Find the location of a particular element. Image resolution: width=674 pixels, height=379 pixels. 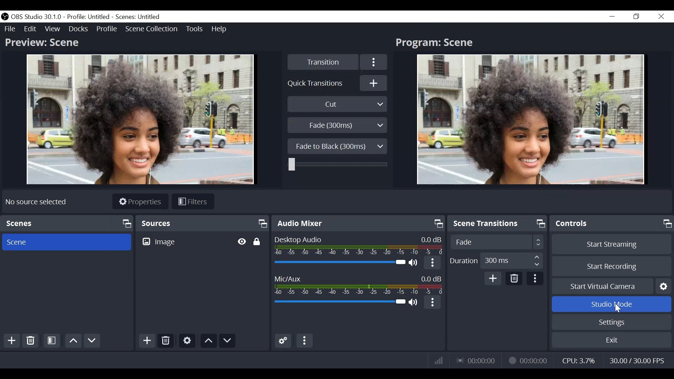

Toggle Lock/Unlock is located at coordinates (258, 240).